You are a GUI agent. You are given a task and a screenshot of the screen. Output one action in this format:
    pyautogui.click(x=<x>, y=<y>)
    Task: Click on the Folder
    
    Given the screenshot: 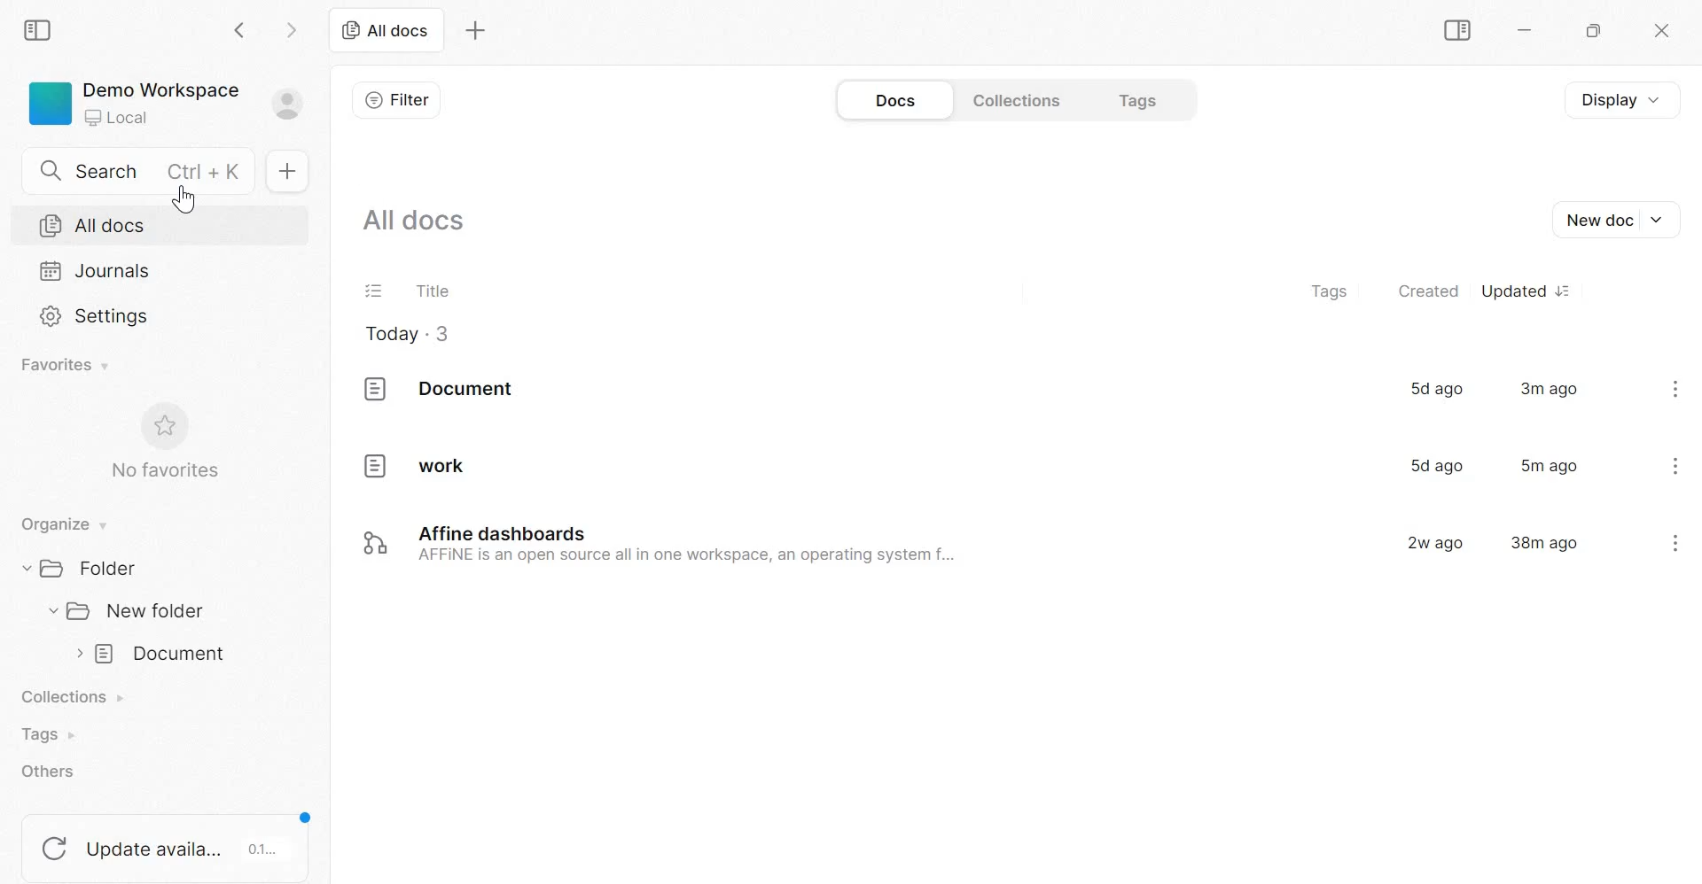 What is the action you would take?
    pyautogui.click(x=88, y=567)
    